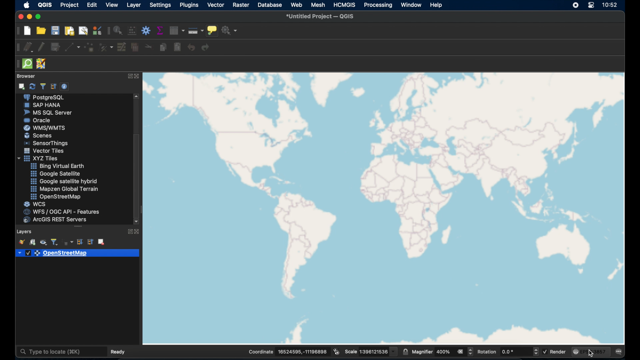 This screenshot has width=640, height=360. I want to click on minimize, so click(29, 17).